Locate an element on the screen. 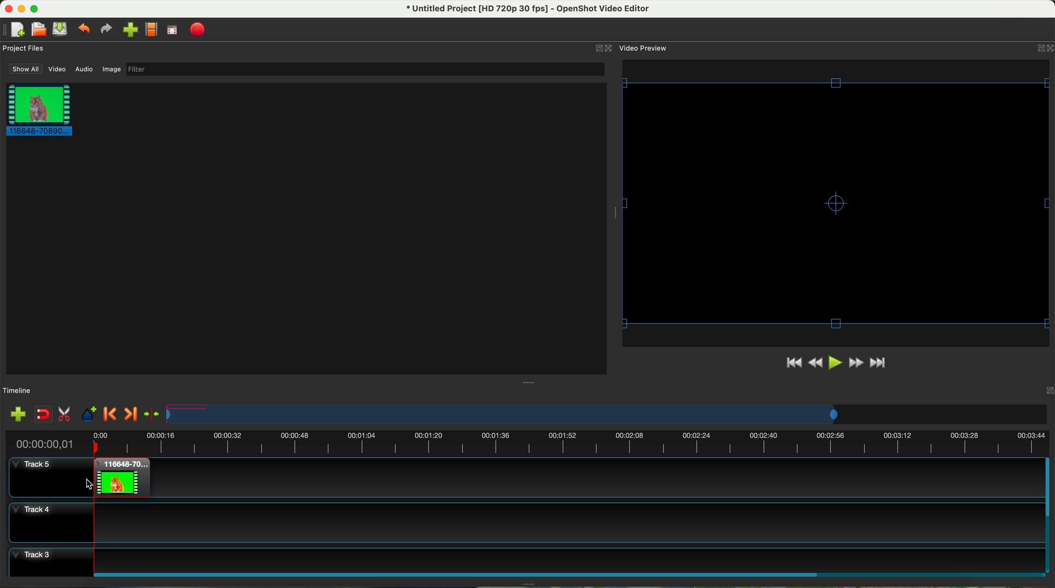 The width and height of the screenshot is (1055, 588). import files is located at coordinates (18, 415).